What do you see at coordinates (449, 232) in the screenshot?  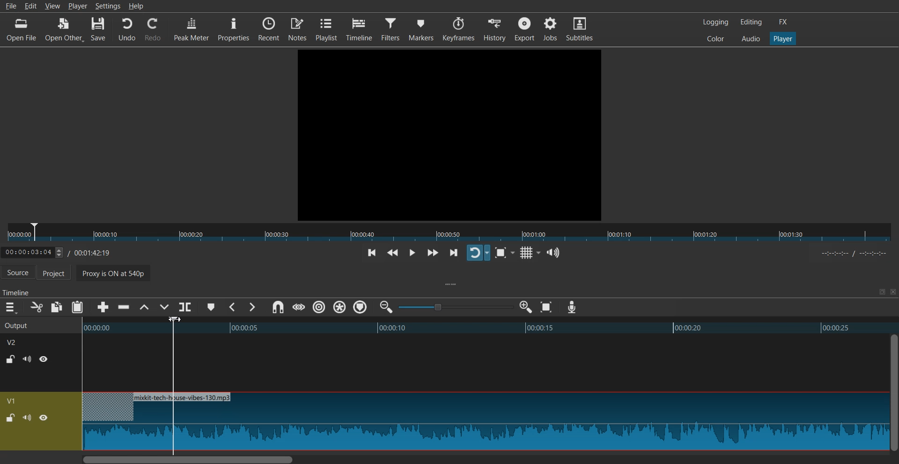 I see `Slider` at bounding box center [449, 232].